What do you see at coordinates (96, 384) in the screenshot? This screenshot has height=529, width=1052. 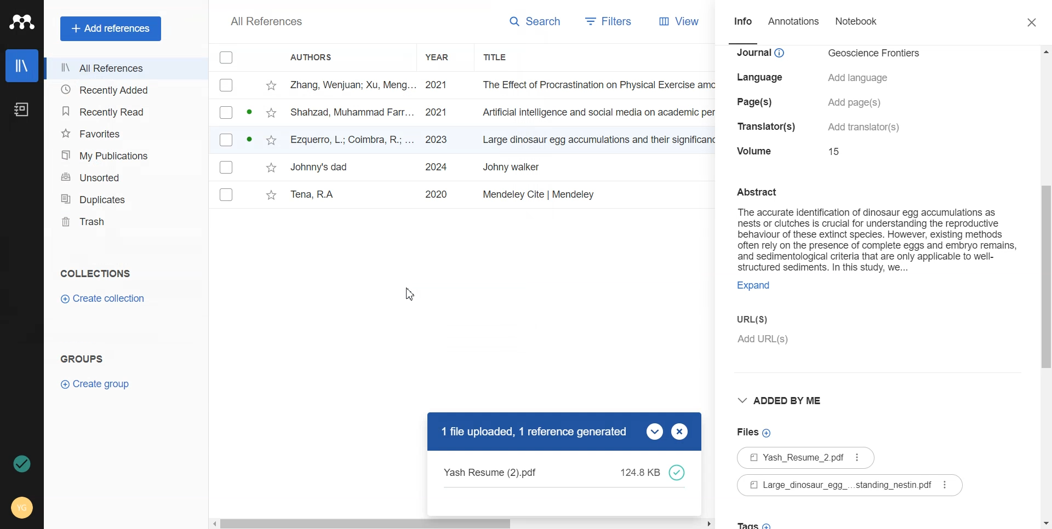 I see `Create Group` at bounding box center [96, 384].